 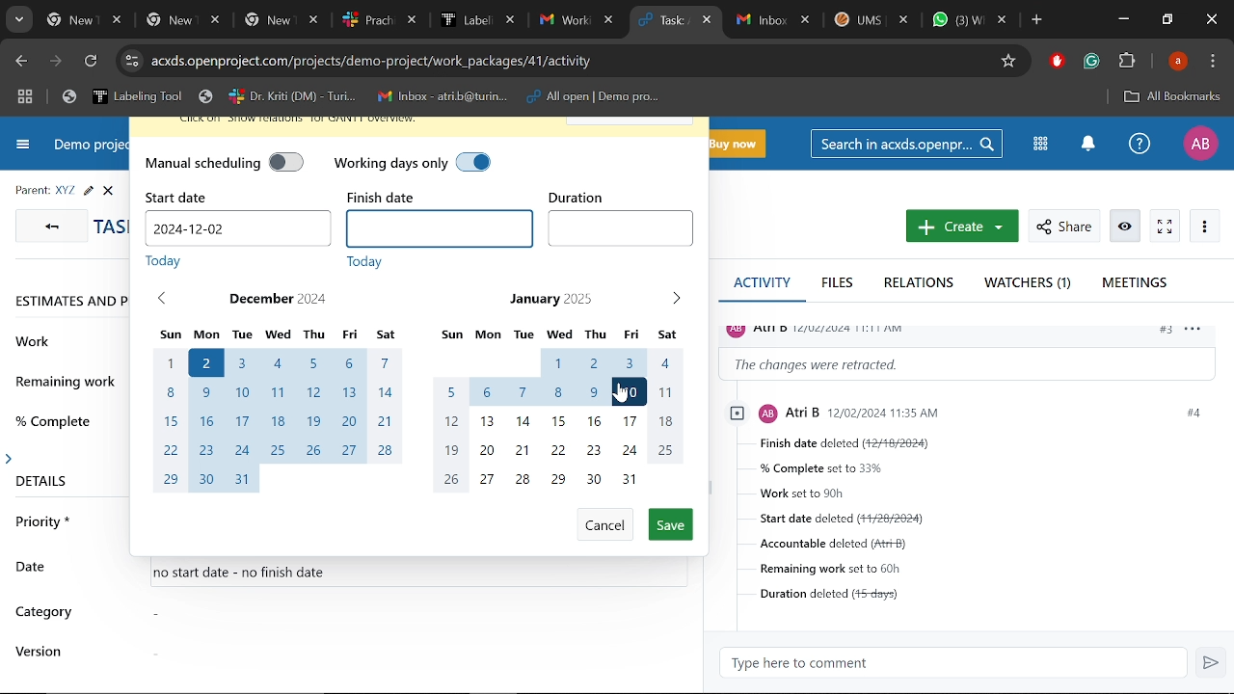 What do you see at coordinates (175, 196) in the screenshot?
I see `start date` at bounding box center [175, 196].